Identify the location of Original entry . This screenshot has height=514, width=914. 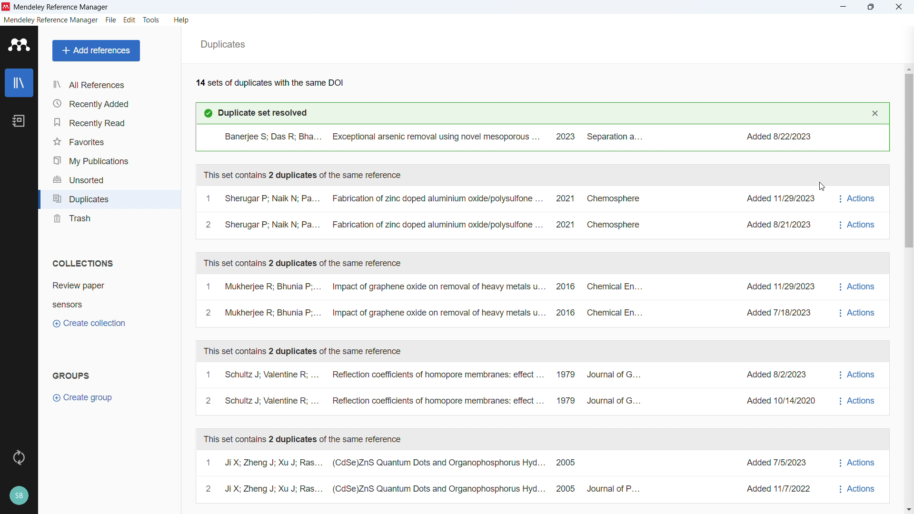
(542, 137).